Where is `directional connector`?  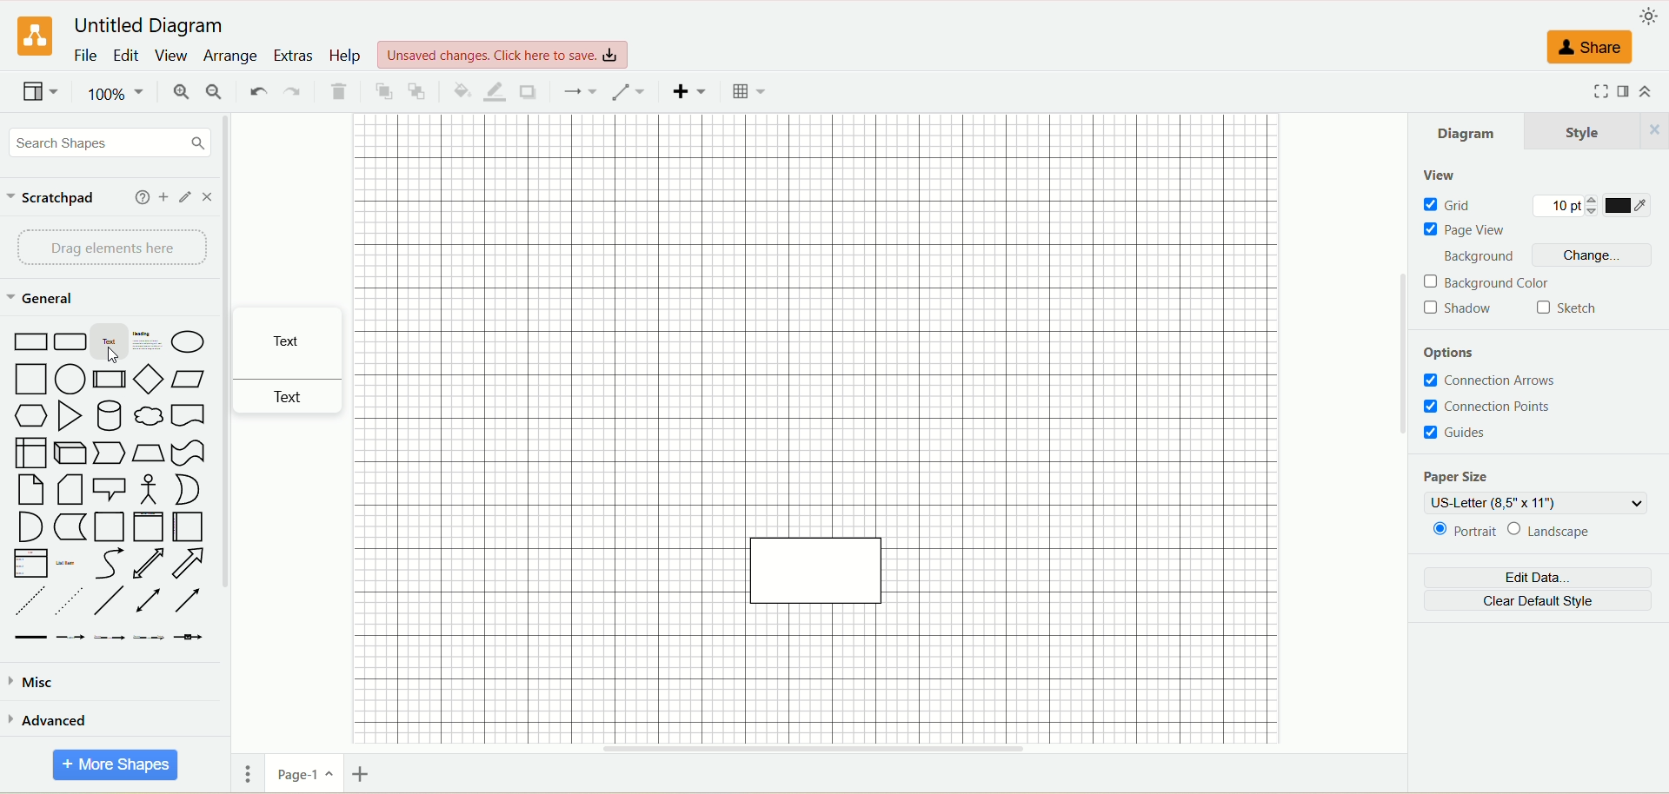 directional connector is located at coordinates (190, 602).